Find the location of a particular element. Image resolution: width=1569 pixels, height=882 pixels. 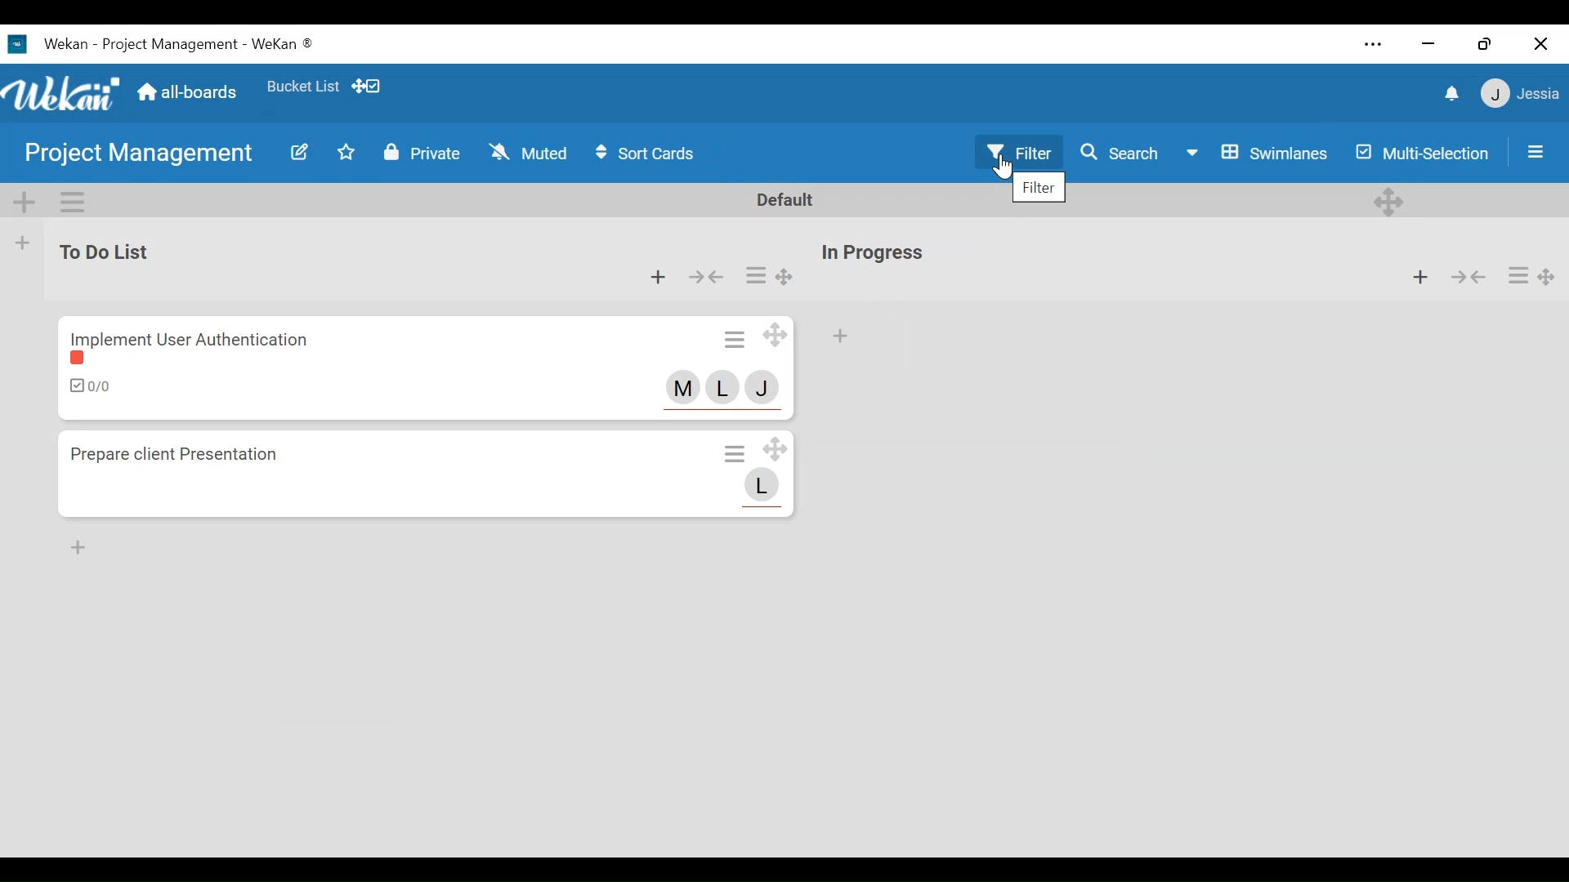

member is located at coordinates (767, 491).